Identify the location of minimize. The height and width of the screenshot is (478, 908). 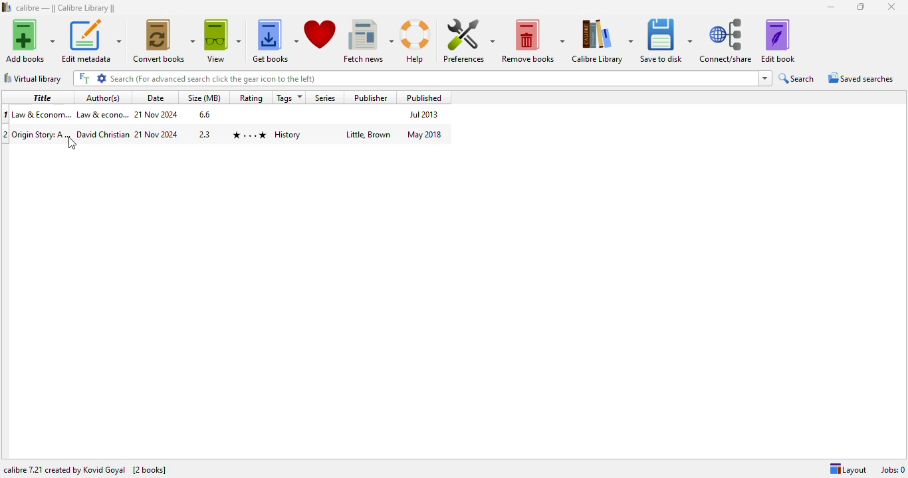
(830, 7).